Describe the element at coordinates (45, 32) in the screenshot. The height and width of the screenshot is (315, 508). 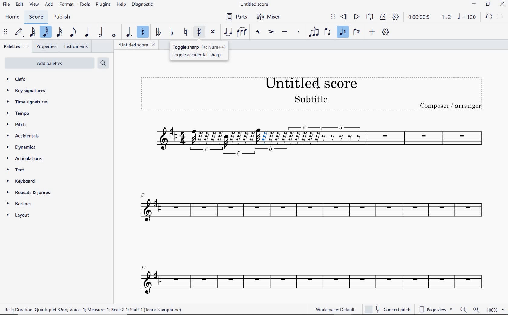
I see `32ND NOTE` at that location.